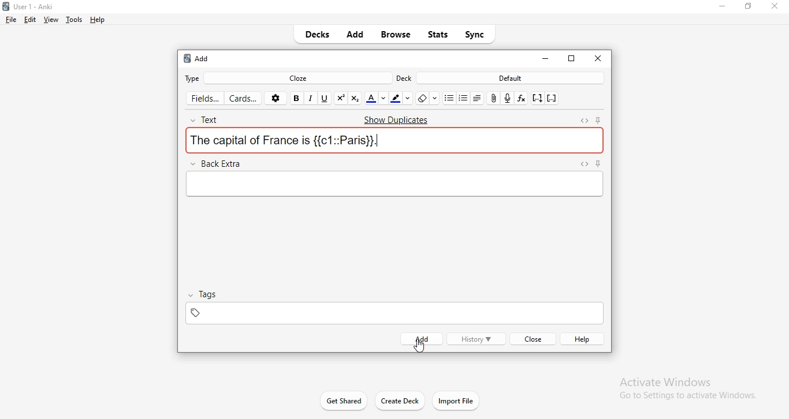  What do you see at coordinates (13, 20) in the screenshot?
I see `file` at bounding box center [13, 20].